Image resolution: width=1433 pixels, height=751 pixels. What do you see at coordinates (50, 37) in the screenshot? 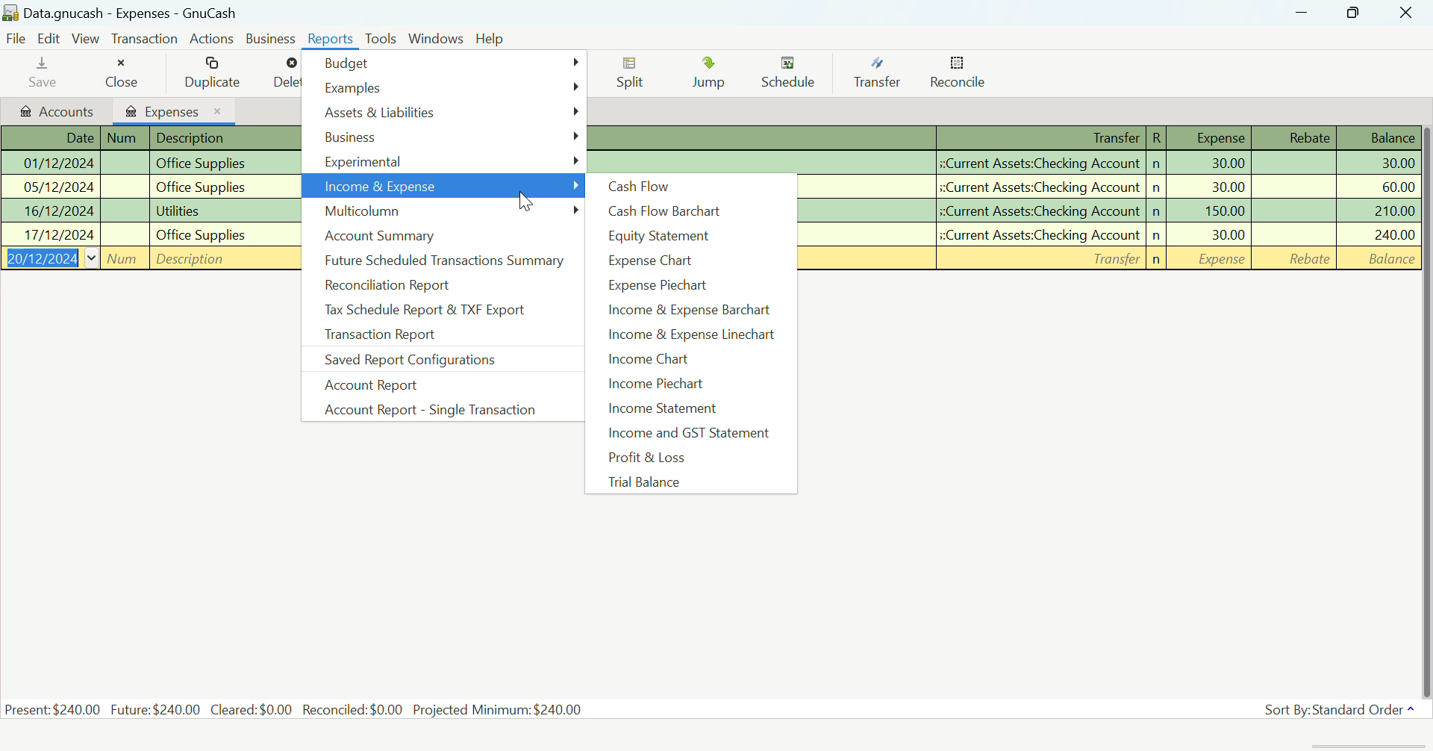
I see `Edit` at bounding box center [50, 37].